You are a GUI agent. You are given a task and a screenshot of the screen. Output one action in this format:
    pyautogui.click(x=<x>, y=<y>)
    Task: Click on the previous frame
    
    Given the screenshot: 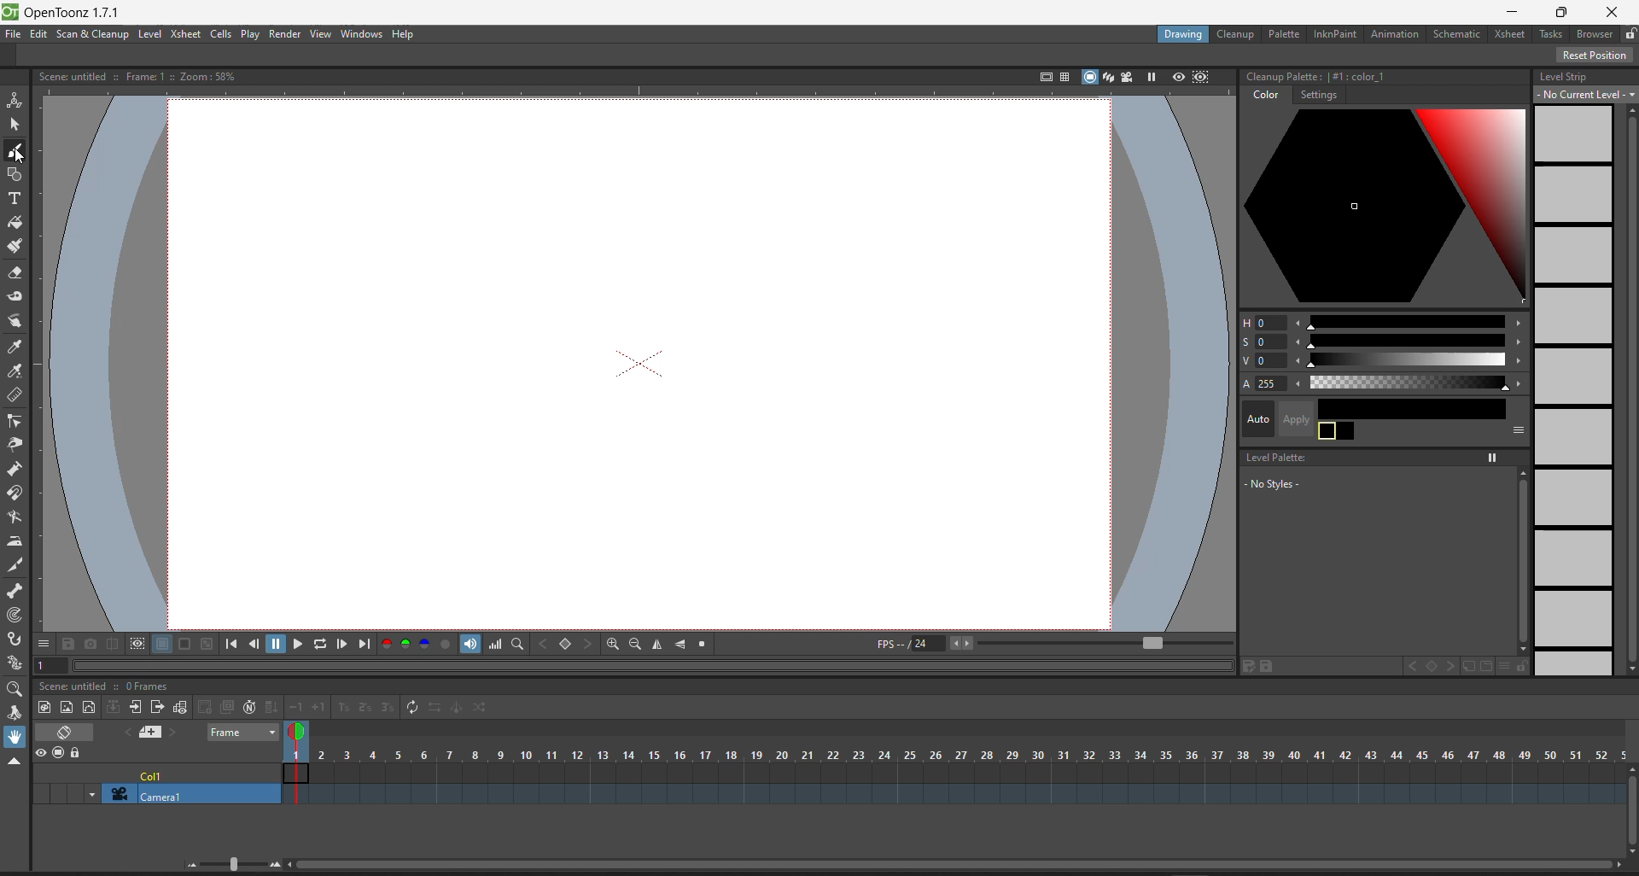 What is the action you would take?
    pyautogui.click(x=256, y=645)
    